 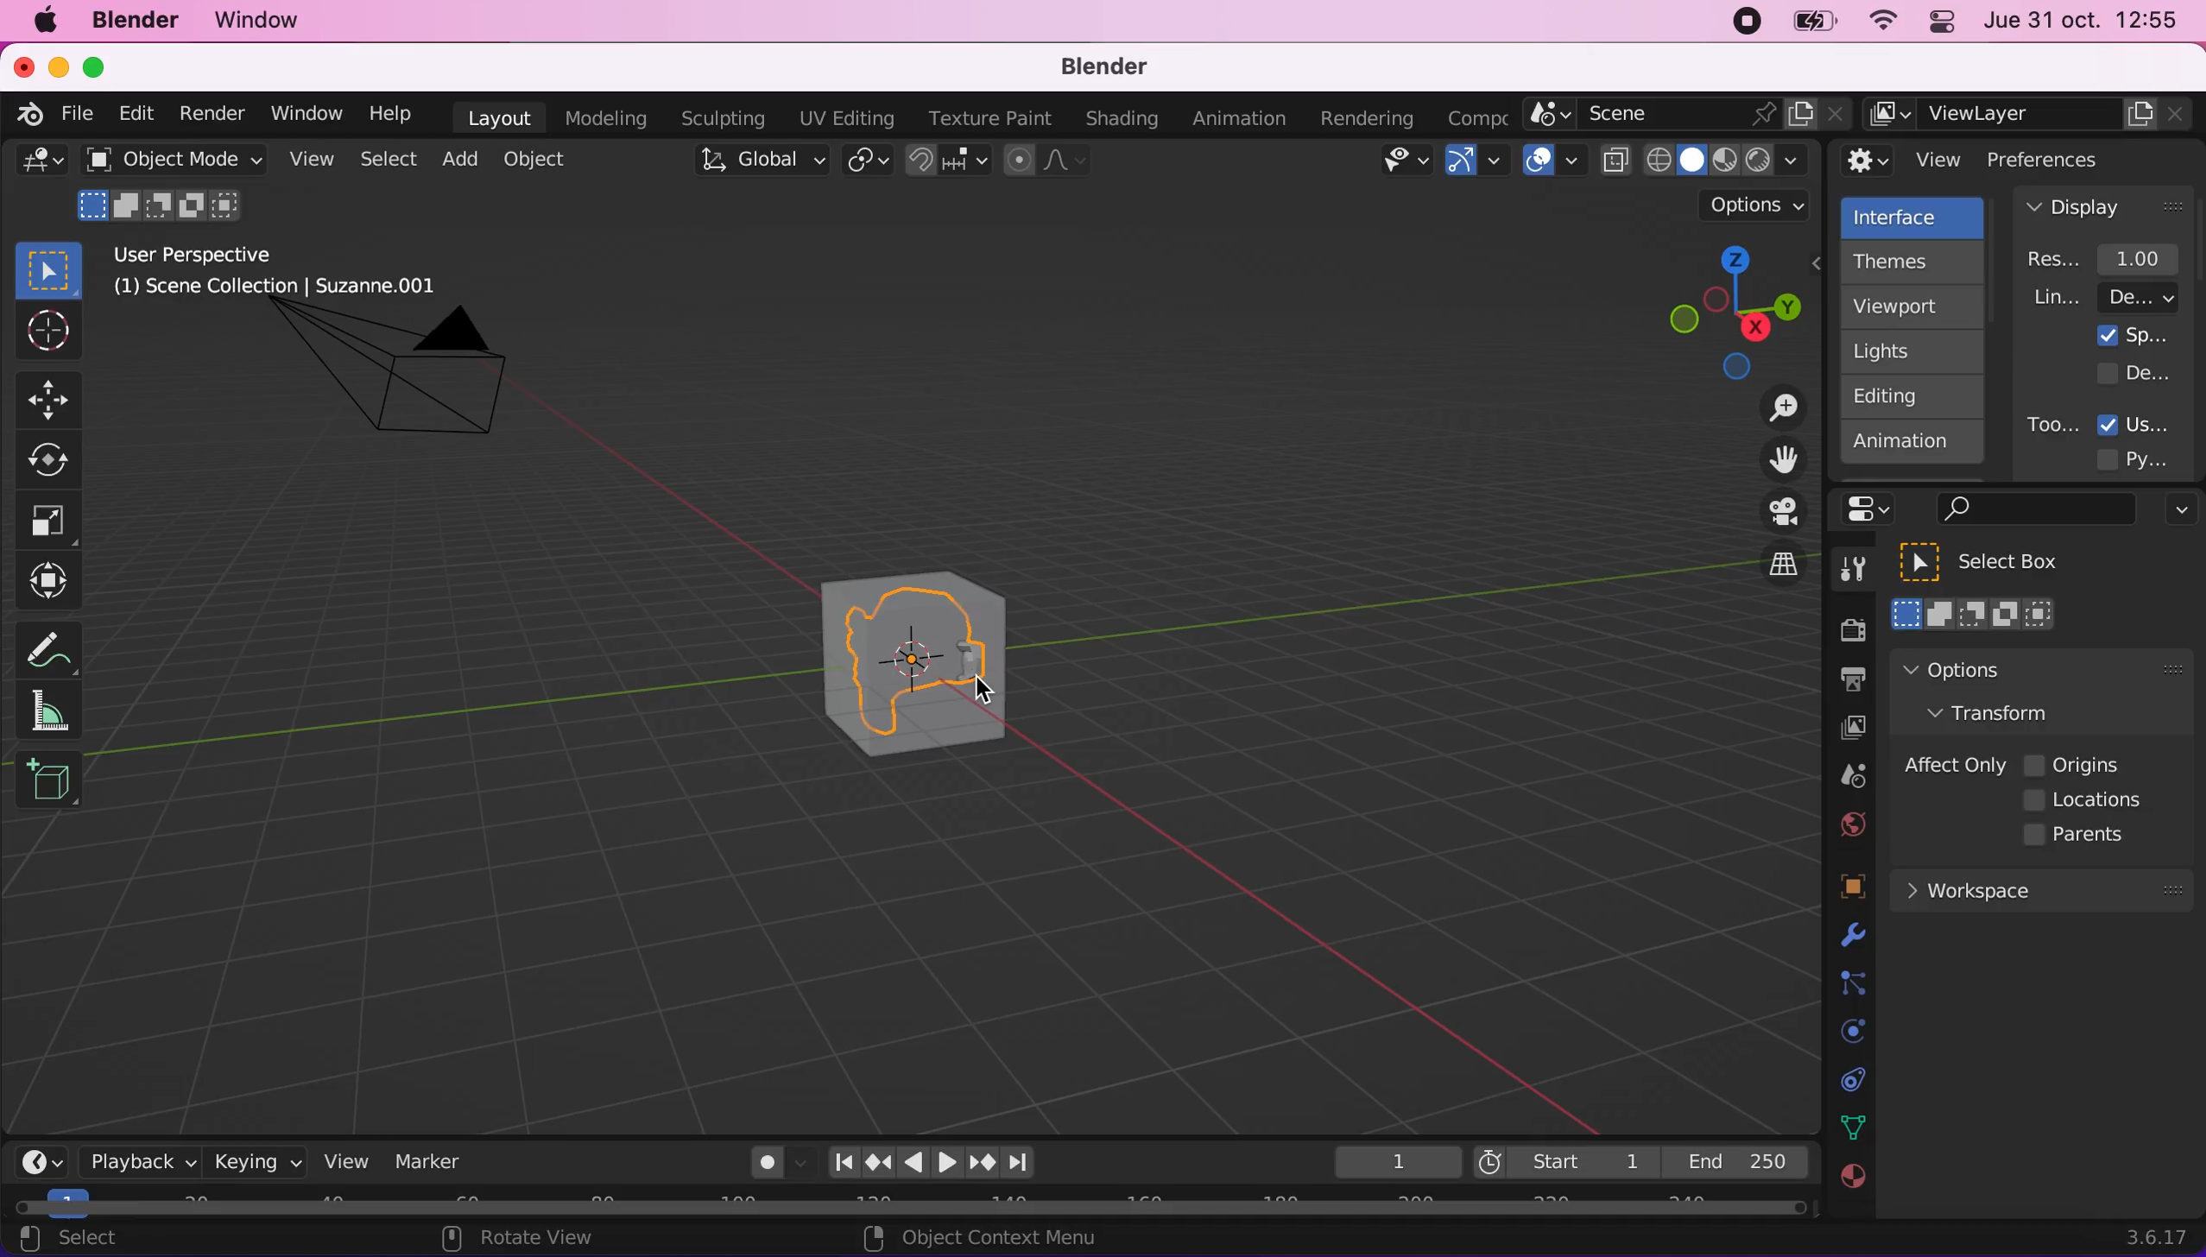 I want to click on origins, so click(x=2074, y=762).